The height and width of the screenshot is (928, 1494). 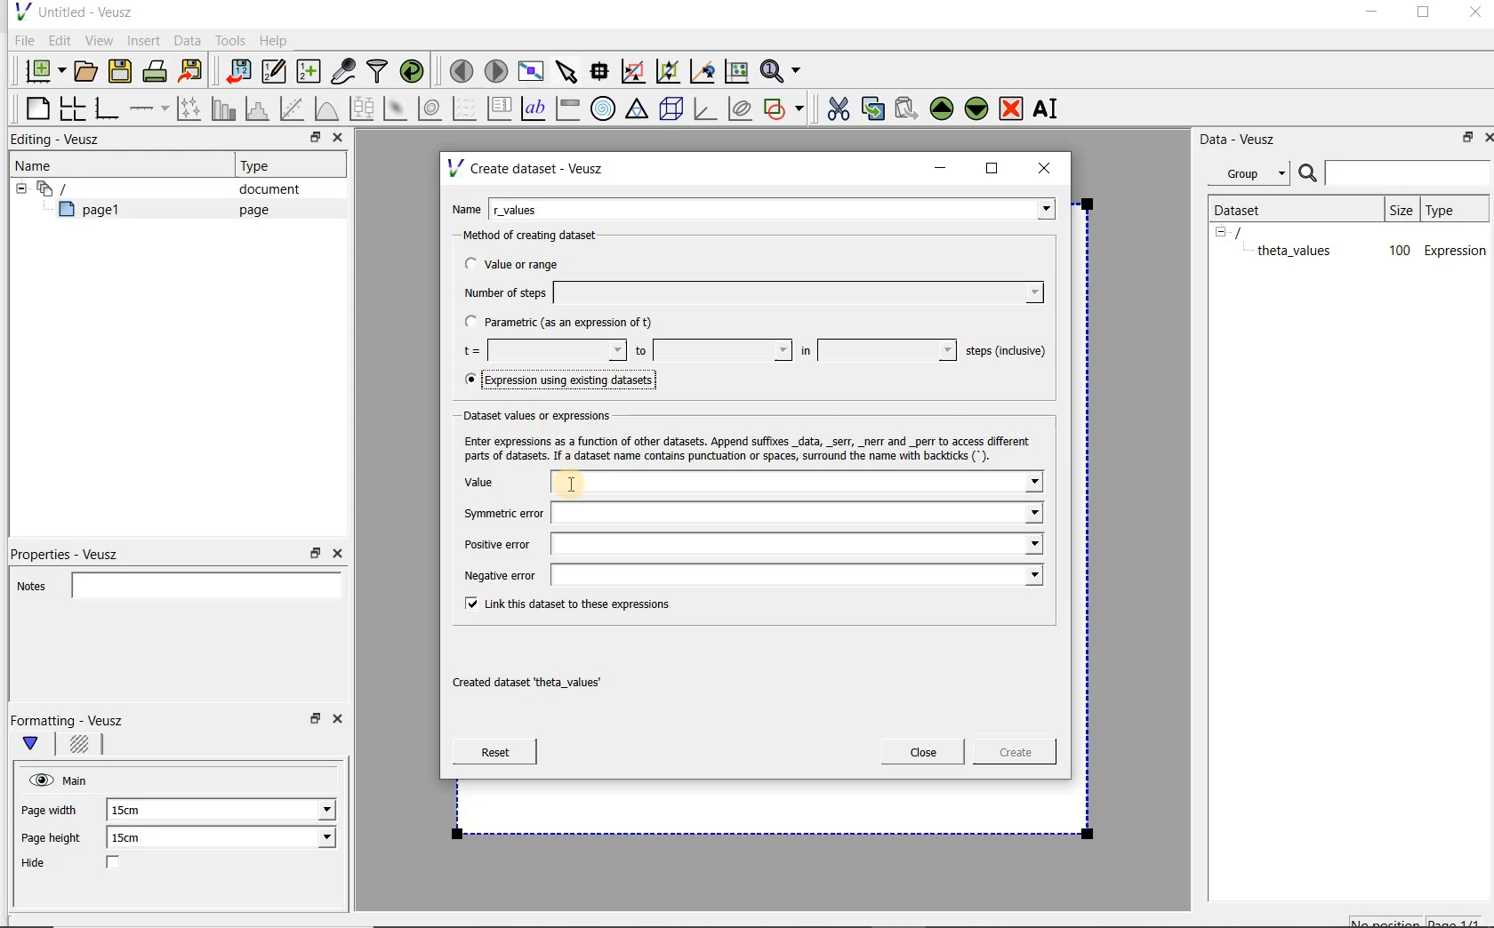 What do you see at coordinates (546, 676) in the screenshot?
I see `| Created dataset ‘theta_values"` at bounding box center [546, 676].